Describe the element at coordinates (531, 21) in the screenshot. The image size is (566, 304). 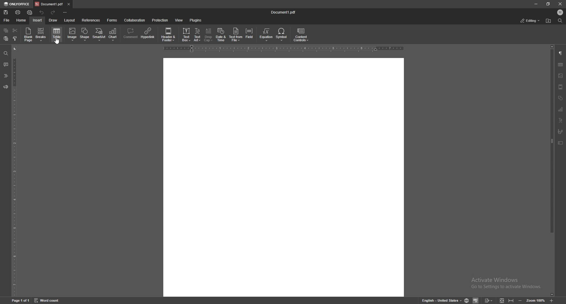
I see `status` at that location.